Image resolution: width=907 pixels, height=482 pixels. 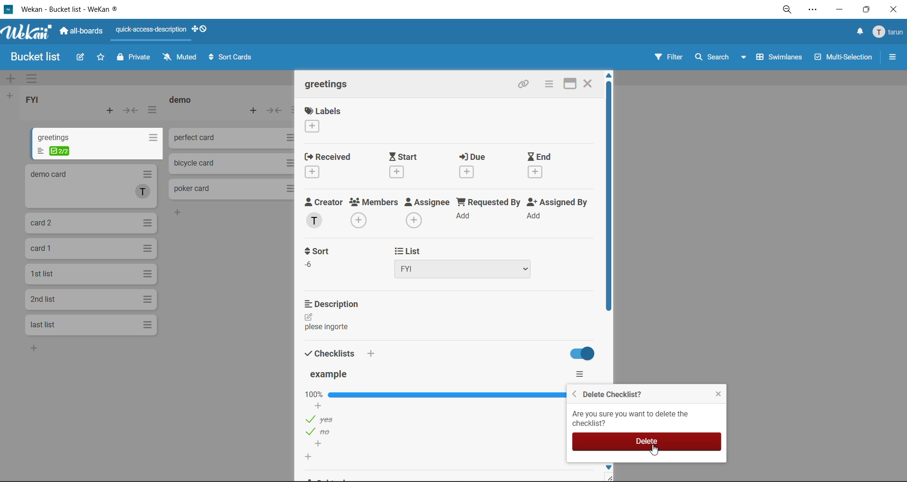 I want to click on requested by, so click(x=485, y=213).